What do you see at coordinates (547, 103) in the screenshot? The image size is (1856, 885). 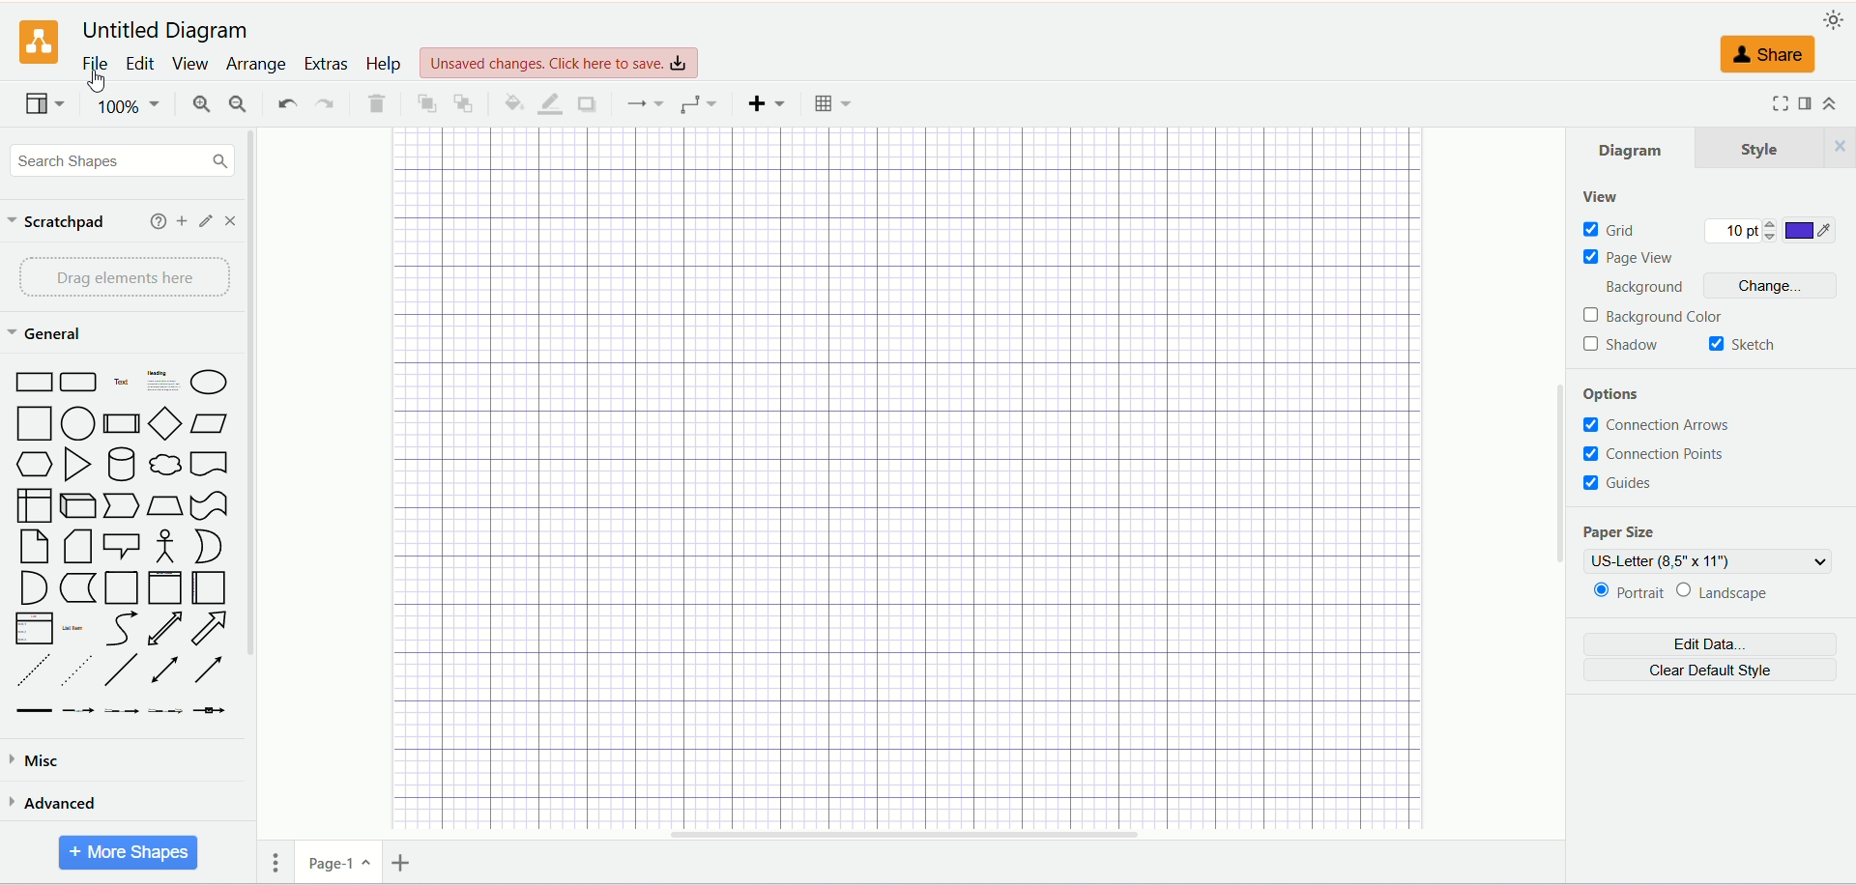 I see `line color` at bounding box center [547, 103].